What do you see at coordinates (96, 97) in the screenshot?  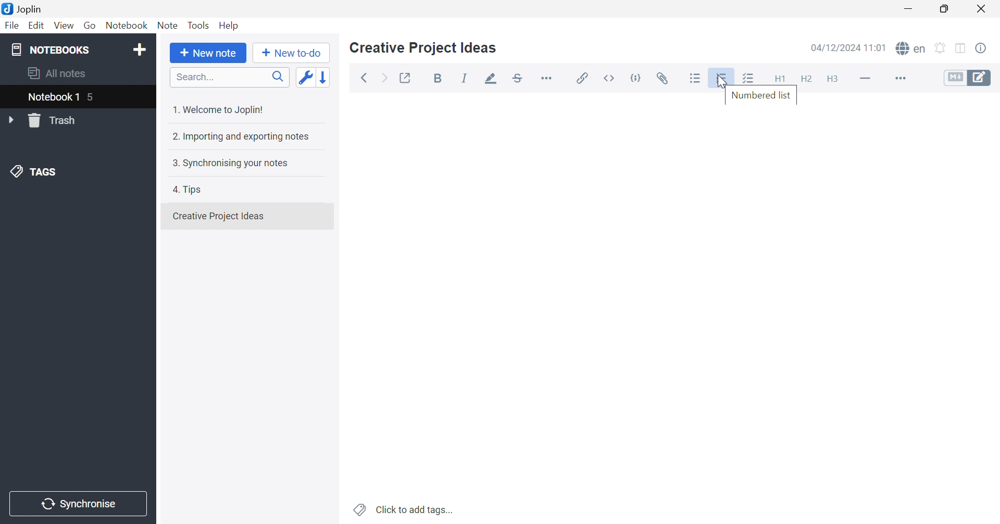 I see `5` at bounding box center [96, 97].